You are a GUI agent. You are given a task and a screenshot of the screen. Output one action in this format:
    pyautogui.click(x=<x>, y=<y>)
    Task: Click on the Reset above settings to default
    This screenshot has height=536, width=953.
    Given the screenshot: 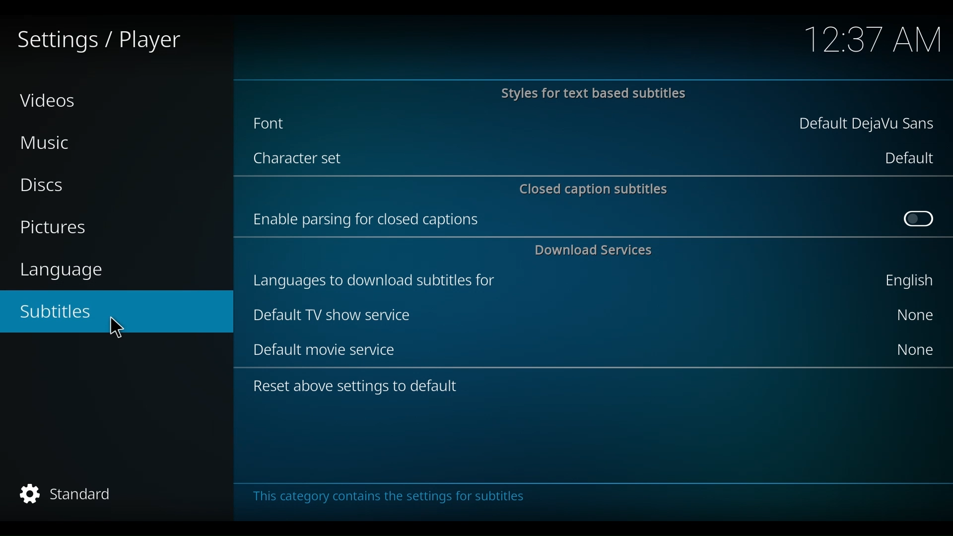 What is the action you would take?
    pyautogui.click(x=360, y=389)
    